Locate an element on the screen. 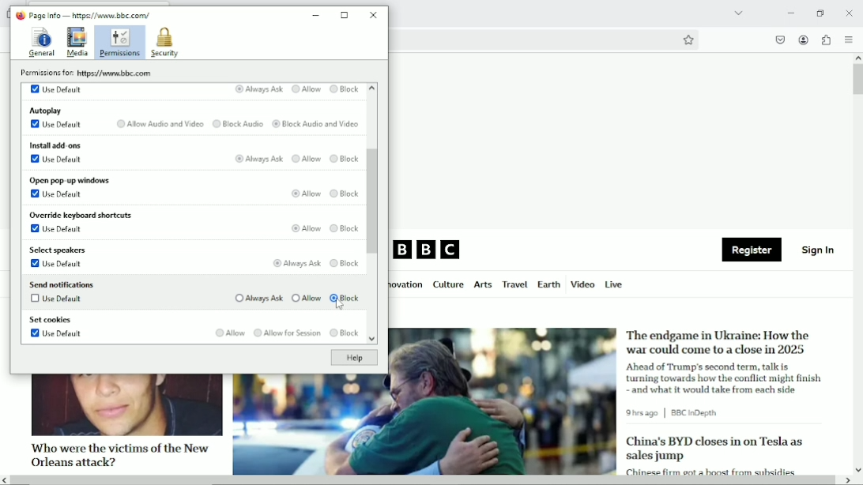 Image resolution: width=863 pixels, height=485 pixels. Vertical scrollbar is located at coordinates (374, 201).